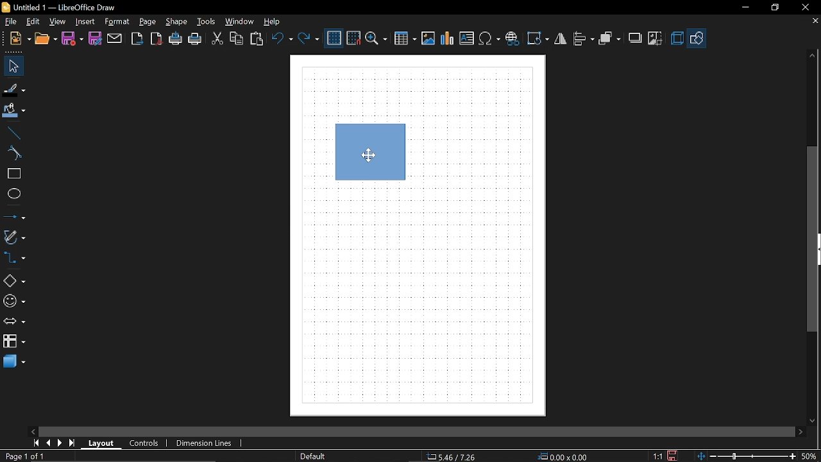  I want to click on Help, so click(276, 21).